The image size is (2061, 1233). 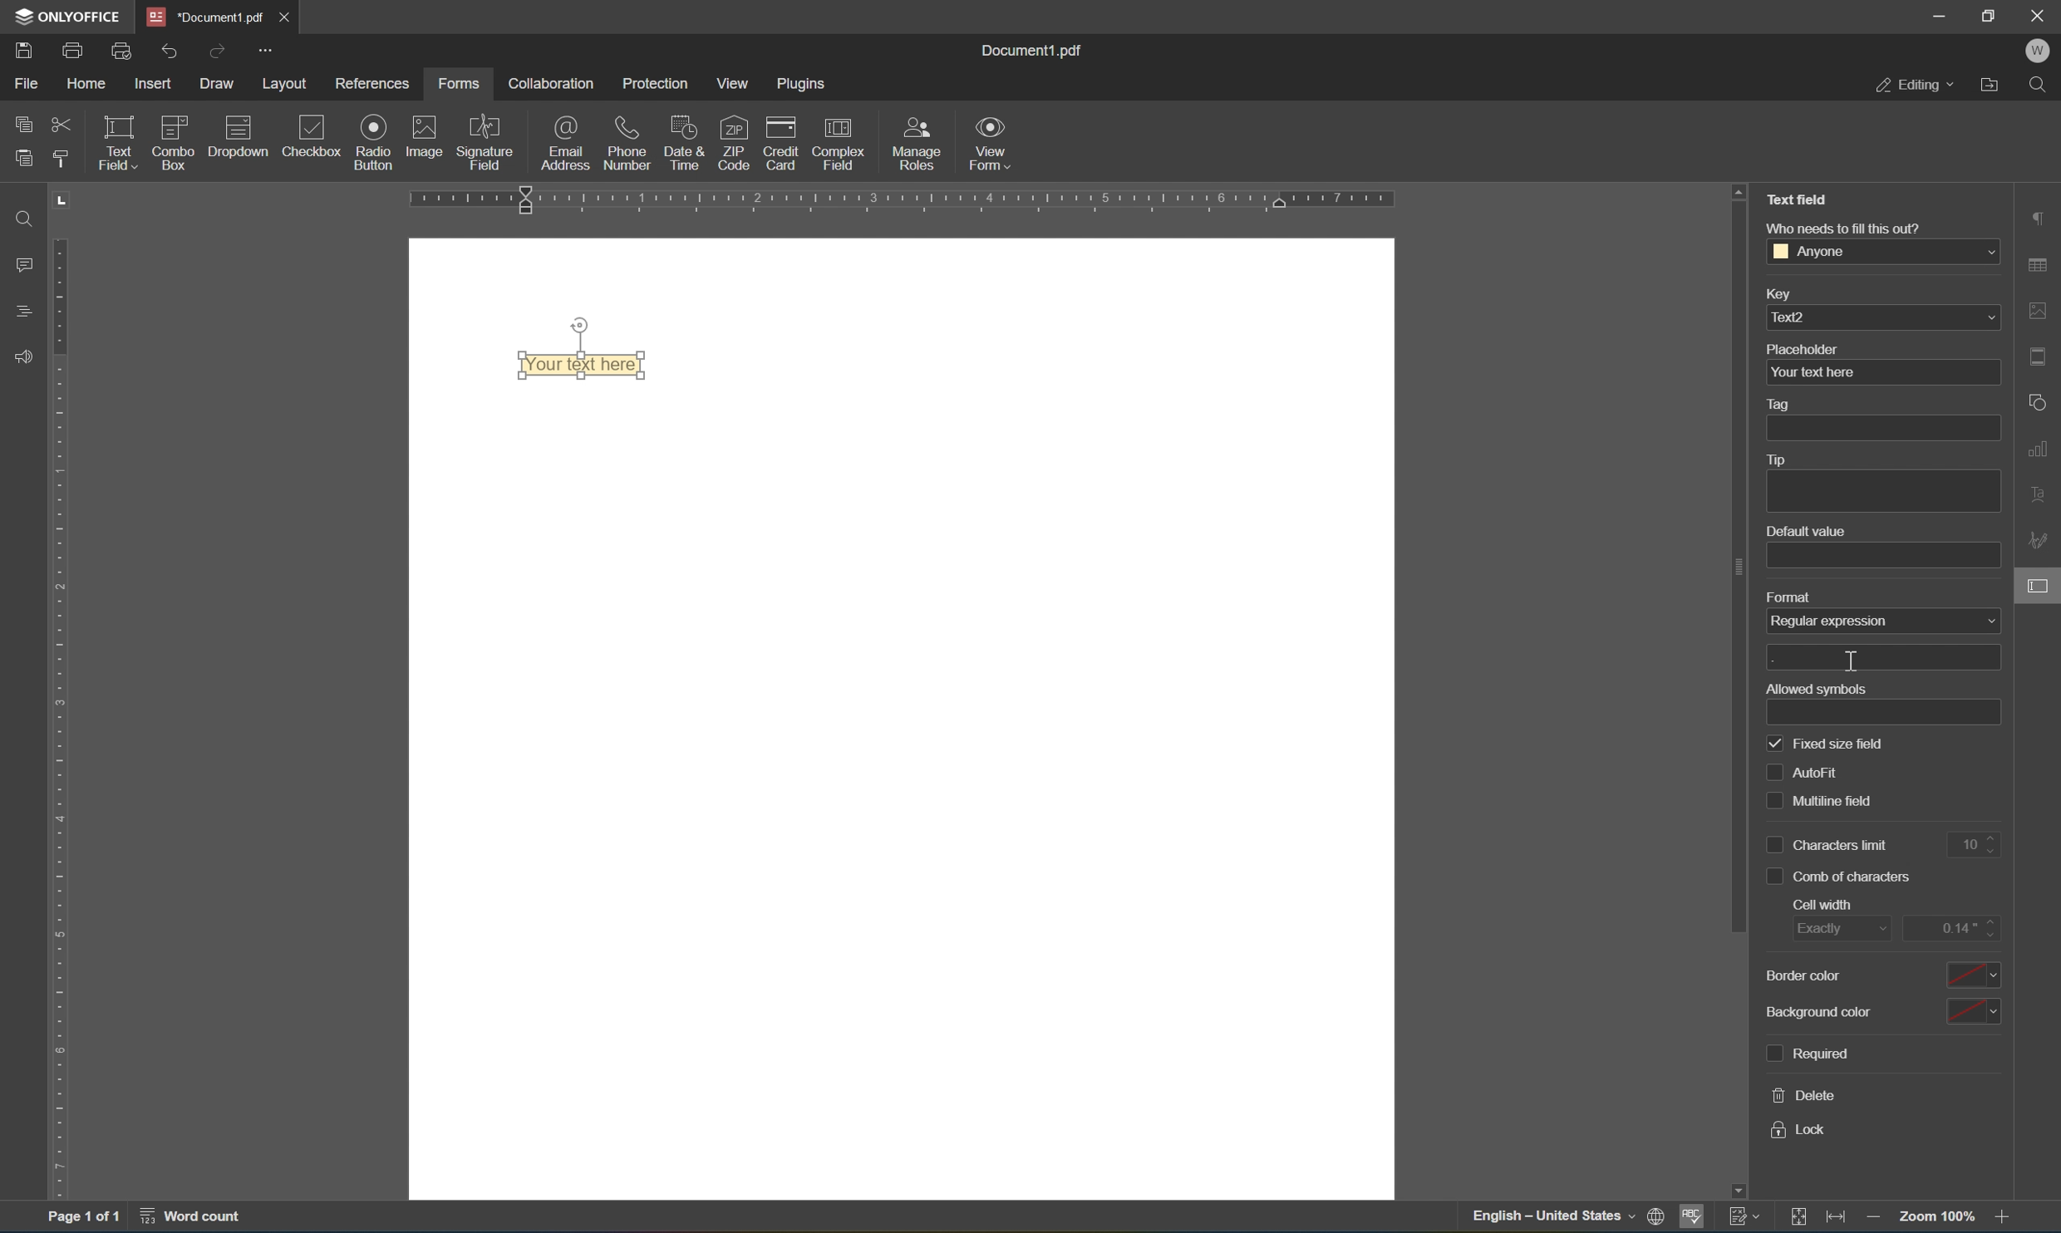 I want to click on editing, so click(x=1911, y=86).